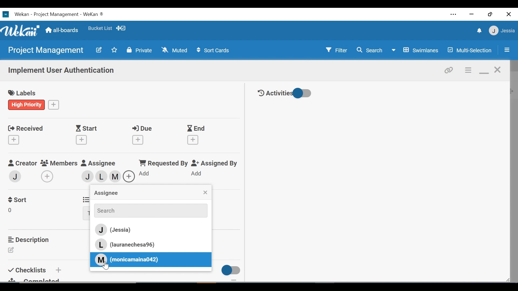 This screenshot has width=518, height=291. What do you see at coordinates (501, 30) in the screenshot?
I see `jessica` at bounding box center [501, 30].